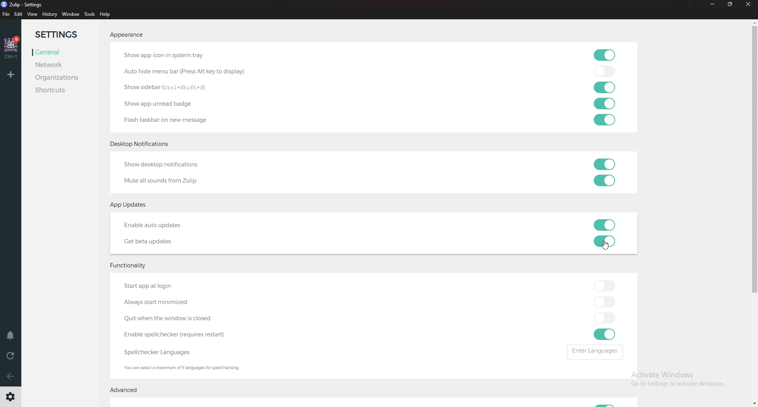  What do you see at coordinates (106, 14) in the screenshot?
I see `help` at bounding box center [106, 14].